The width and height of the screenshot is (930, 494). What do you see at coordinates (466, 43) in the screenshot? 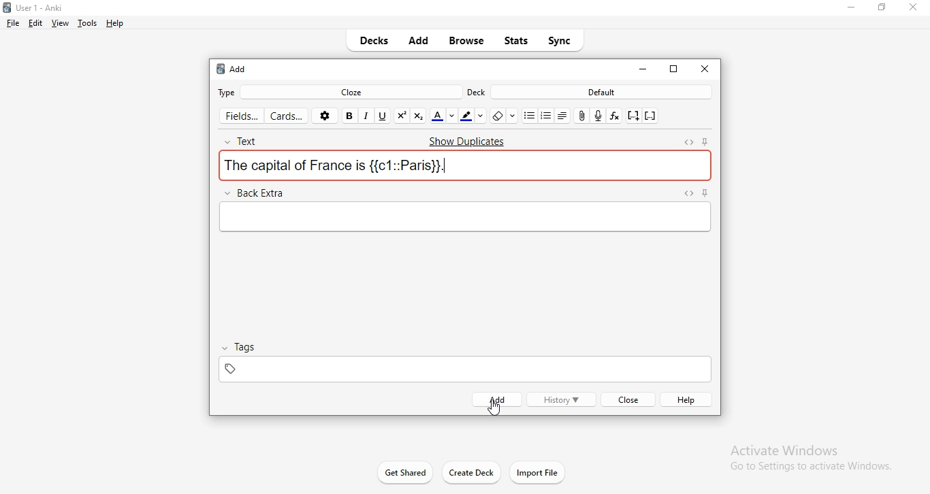
I see `browse` at bounding box center [466, 43].